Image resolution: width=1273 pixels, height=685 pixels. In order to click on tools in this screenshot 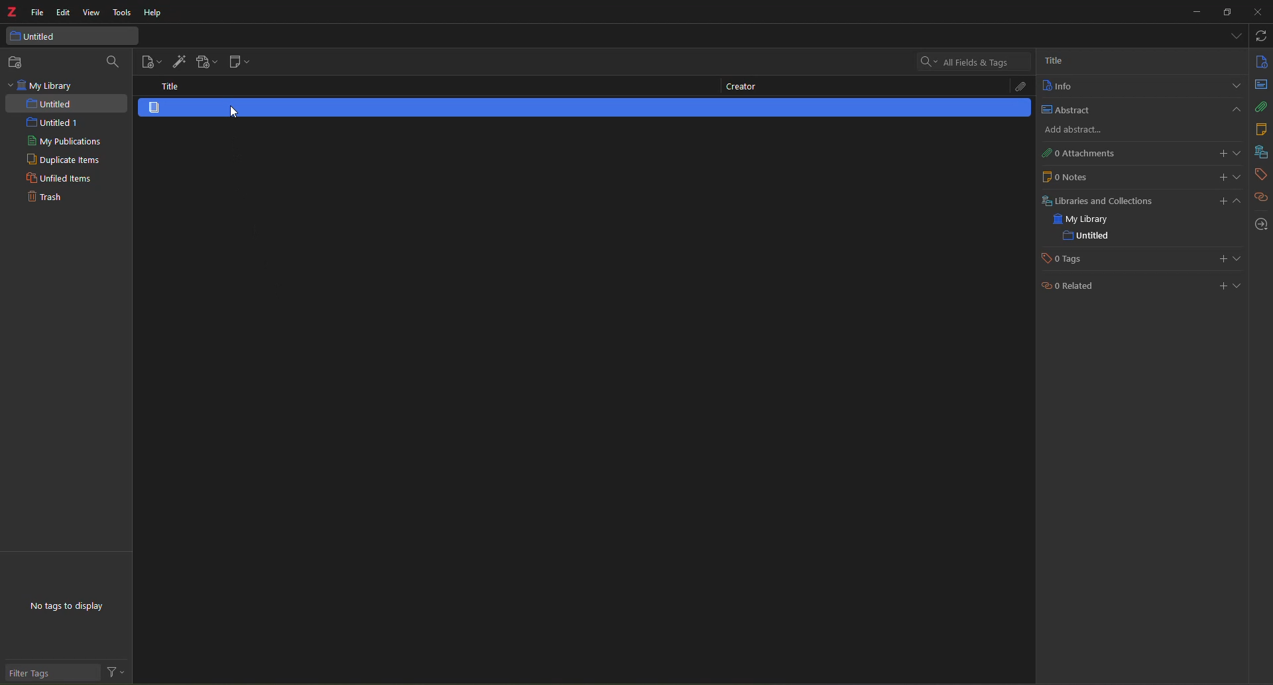, I will do `click(121, 13)`.